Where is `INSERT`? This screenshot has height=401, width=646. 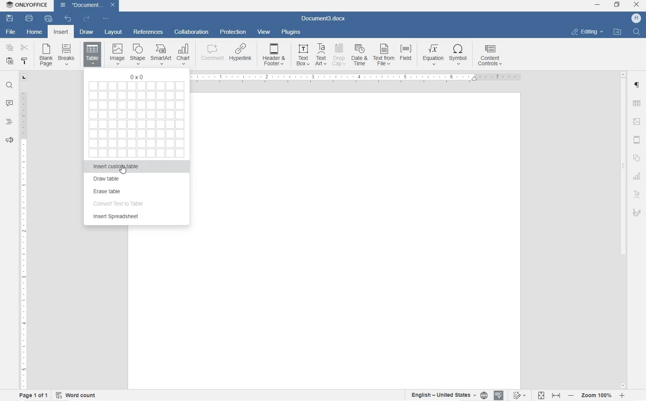 INSERT is located at coordinates (62, 33).